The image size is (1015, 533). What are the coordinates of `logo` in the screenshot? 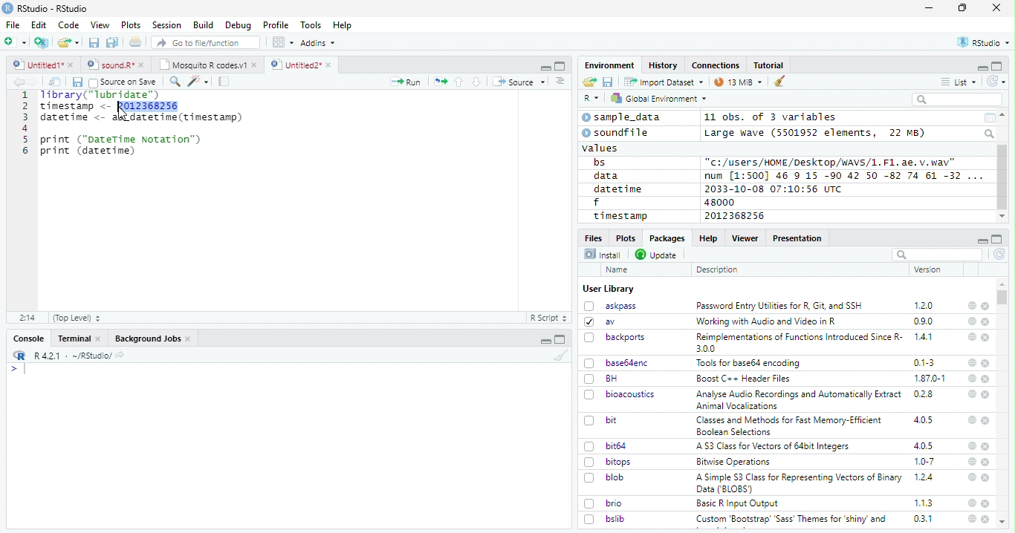 It's located at (7, 8).